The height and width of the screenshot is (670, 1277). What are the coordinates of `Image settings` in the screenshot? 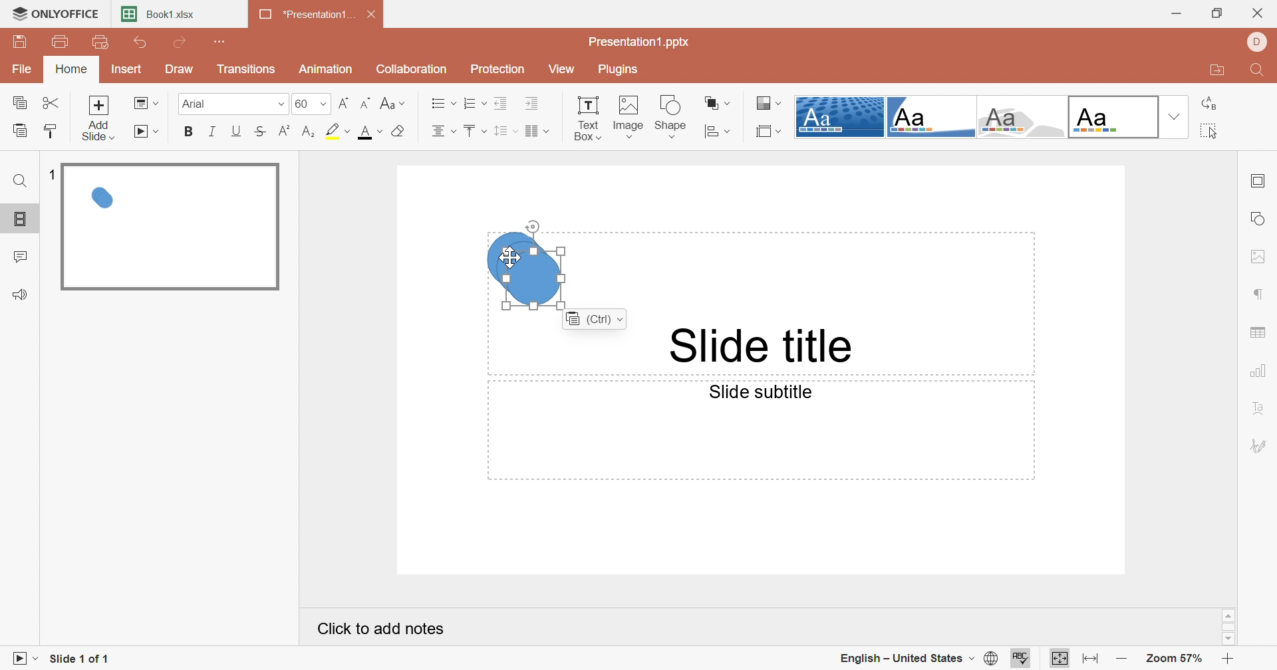 It's located at (1260, 257).